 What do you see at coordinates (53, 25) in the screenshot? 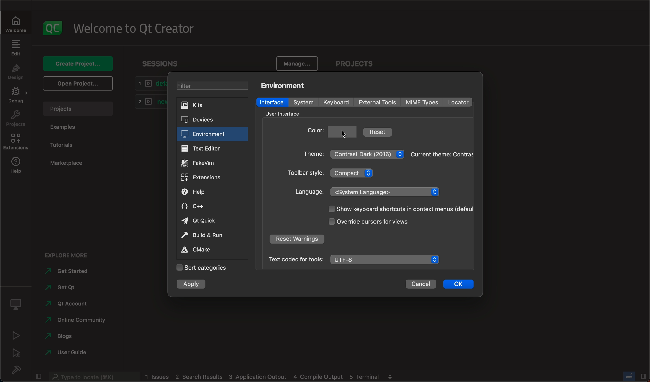
I see `logo` at bounding box center [53, 25].